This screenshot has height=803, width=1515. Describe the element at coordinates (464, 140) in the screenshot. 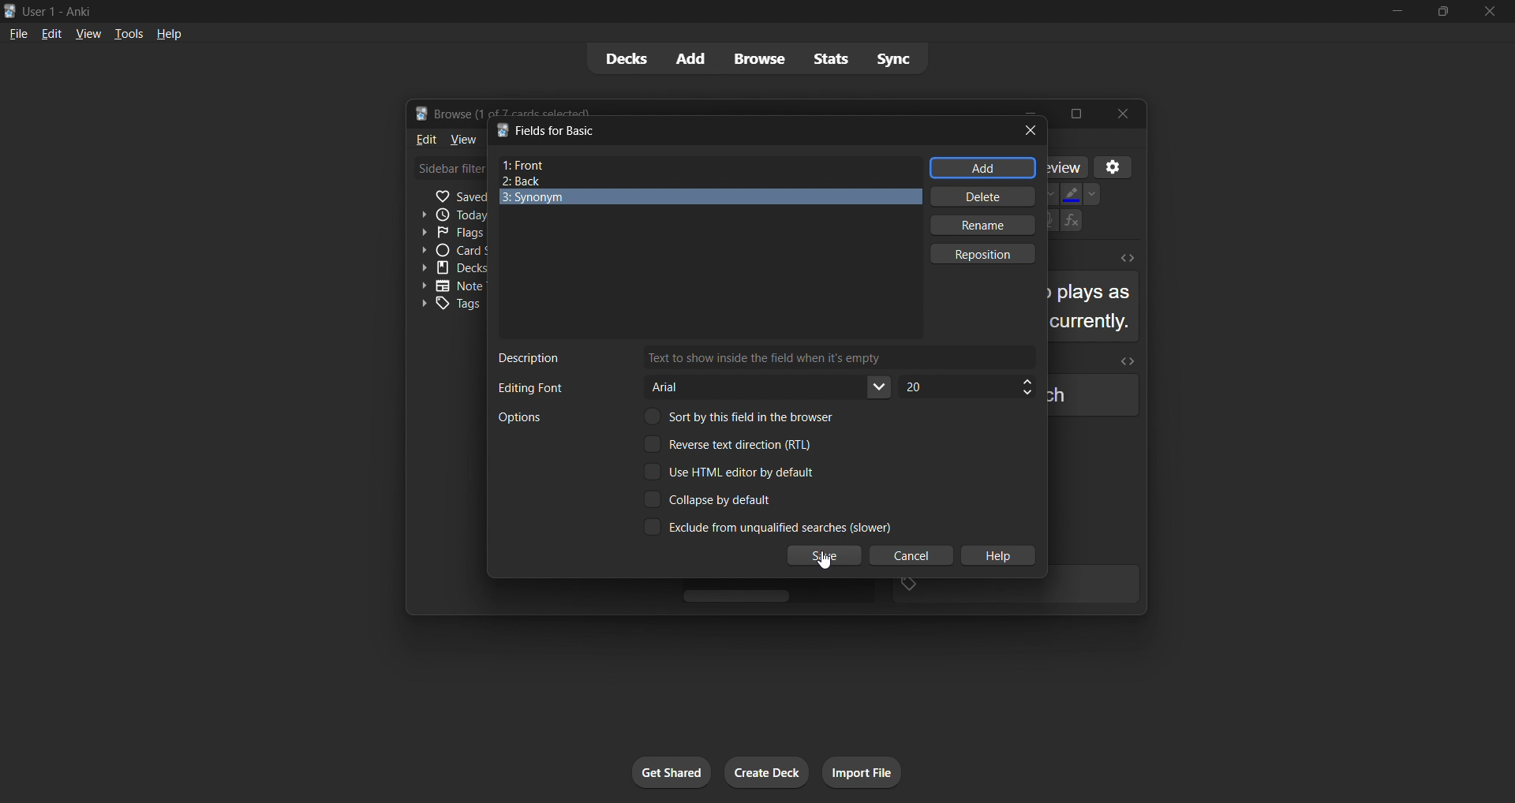

I see `View` at that location.